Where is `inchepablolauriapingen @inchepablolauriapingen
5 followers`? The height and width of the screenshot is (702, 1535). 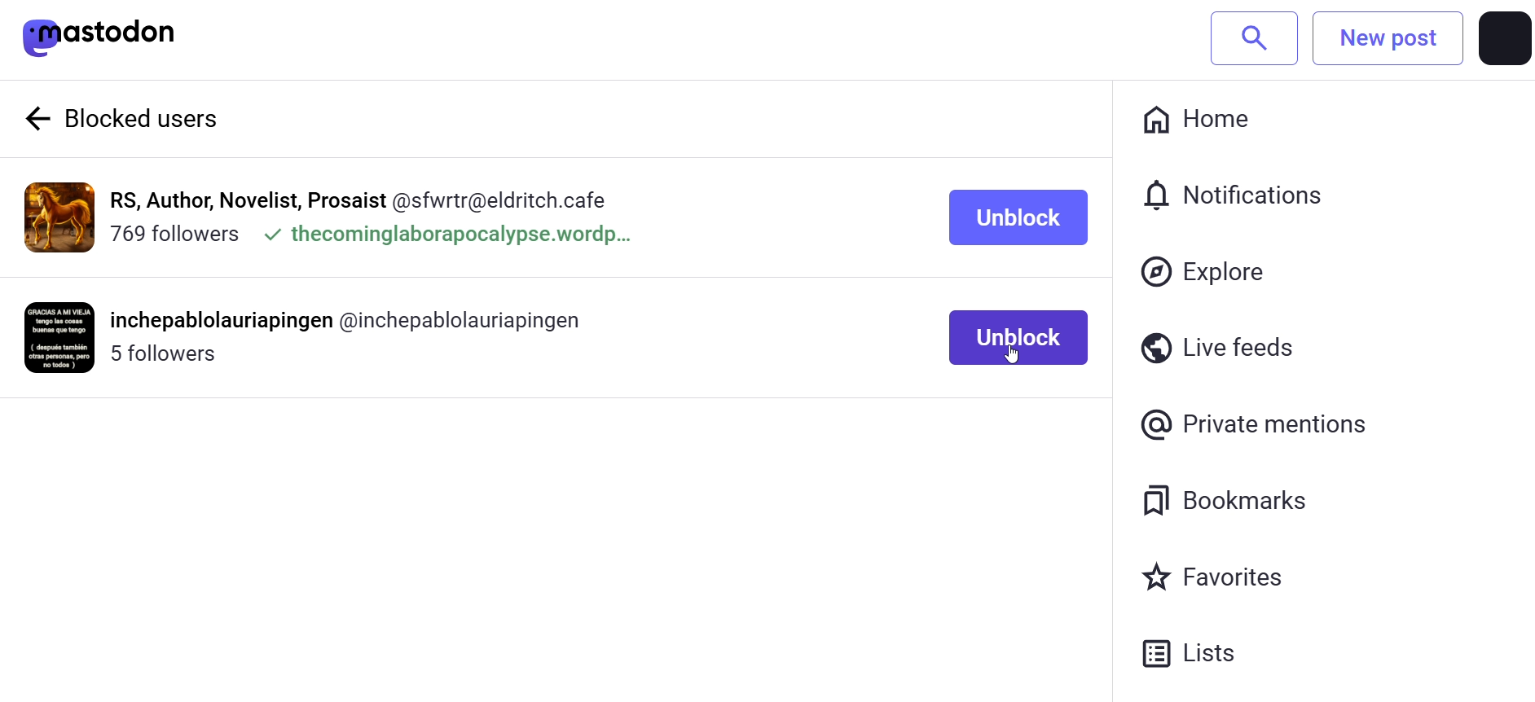 inchepablolauriapingen @inchepablolauriapingen
5 followers is located at coordinates (367, 335).